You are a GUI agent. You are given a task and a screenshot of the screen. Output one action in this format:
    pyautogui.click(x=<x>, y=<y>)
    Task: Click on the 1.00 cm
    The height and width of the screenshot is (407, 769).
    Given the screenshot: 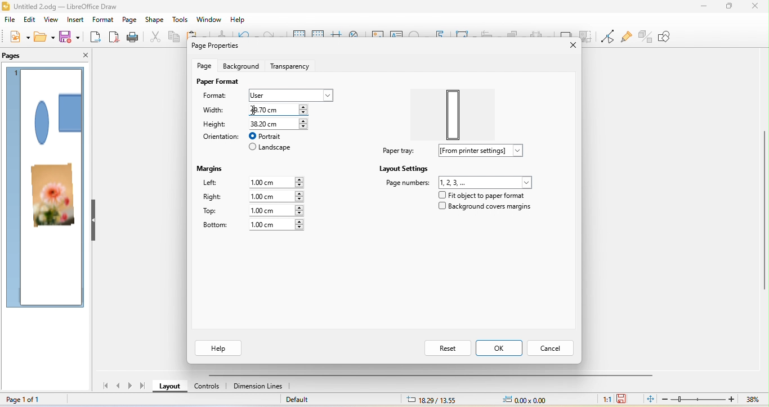 What is the action you would take?
    pyautogui.click(x=276, y=196)
    